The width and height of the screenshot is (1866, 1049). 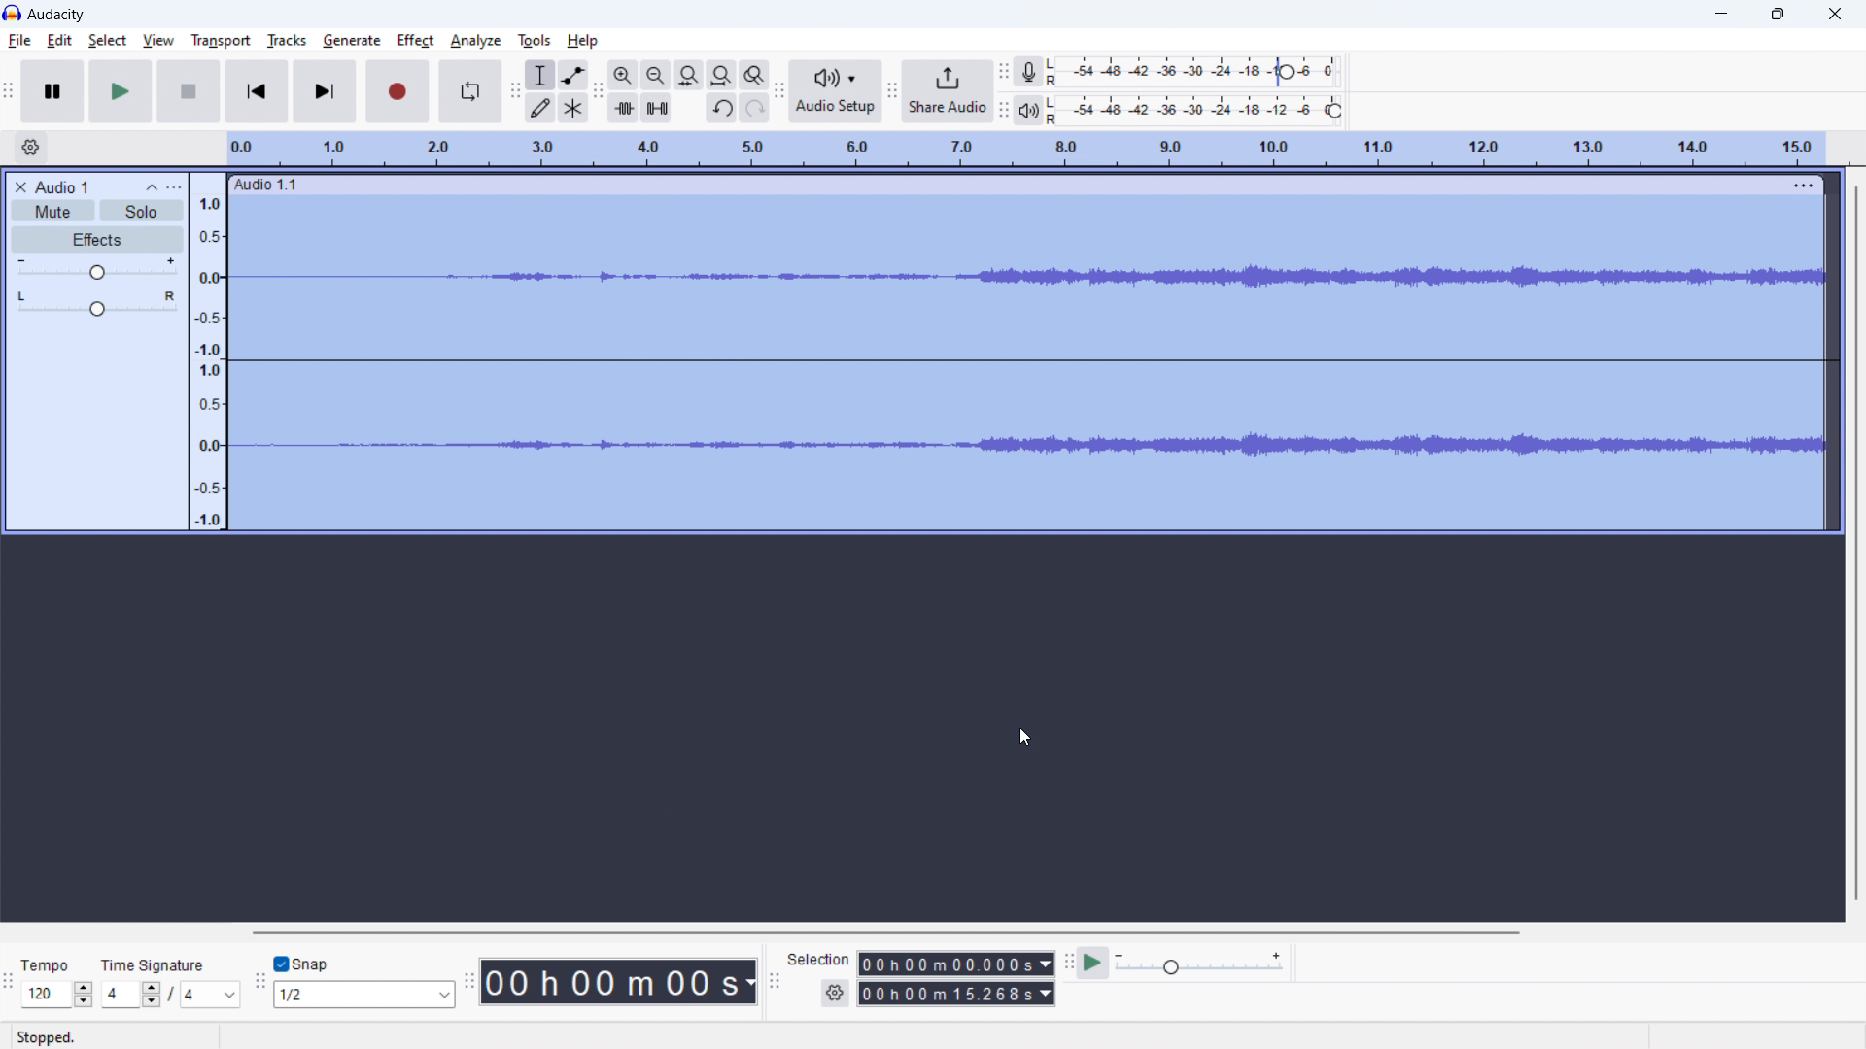 What do you see at coordinates (535, 41) in the screenshot?
I see `tools` at bounding box center [535, 41].